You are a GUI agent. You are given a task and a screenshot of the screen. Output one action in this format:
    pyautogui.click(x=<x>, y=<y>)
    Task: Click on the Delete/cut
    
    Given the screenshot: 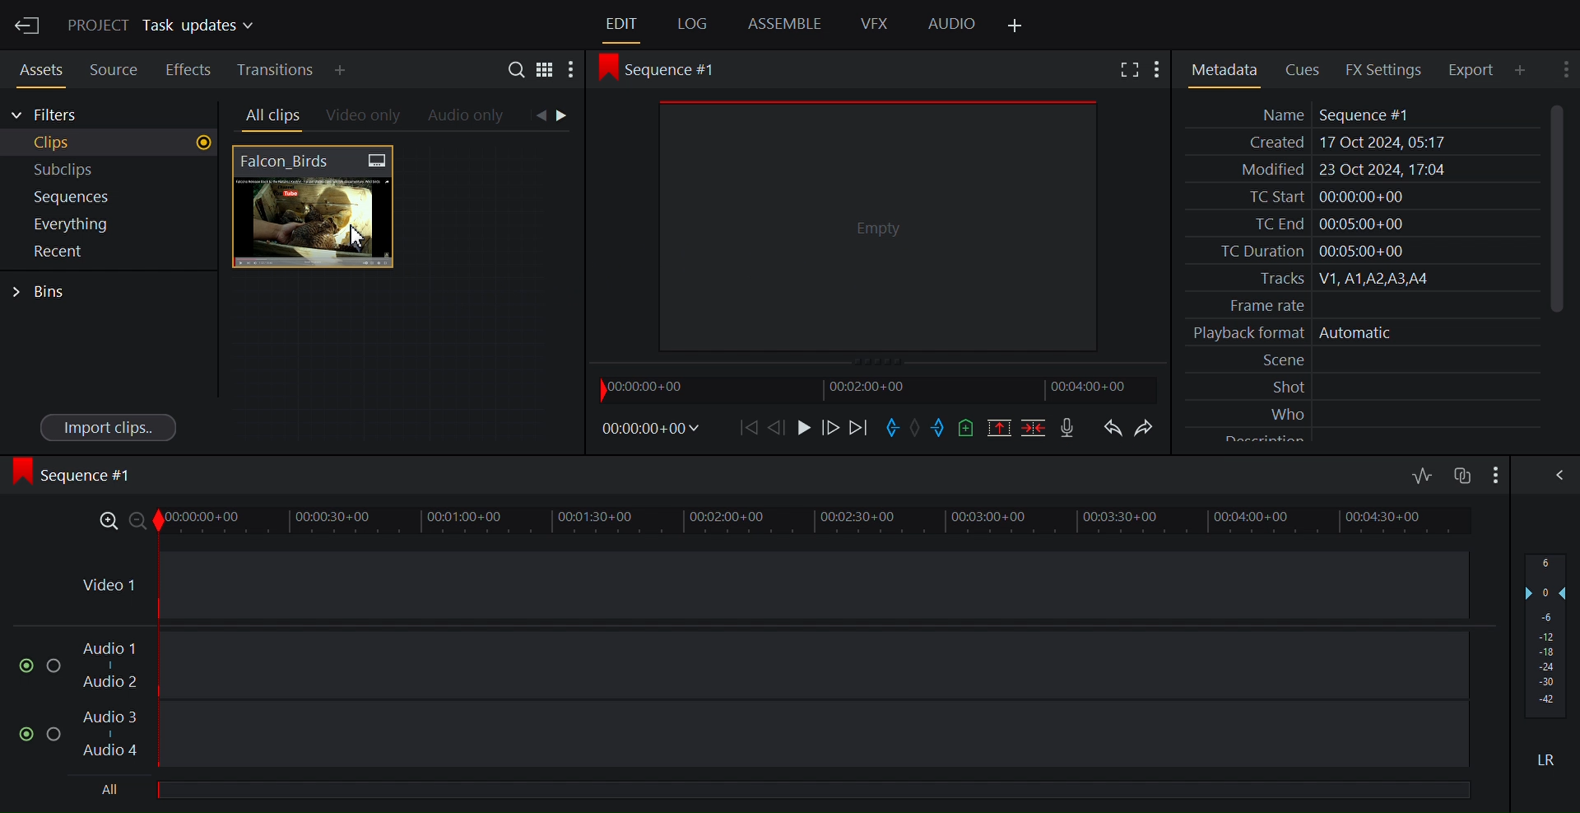 What is the action you would take?
    pyautogui.click(x=1033, y=428)
    